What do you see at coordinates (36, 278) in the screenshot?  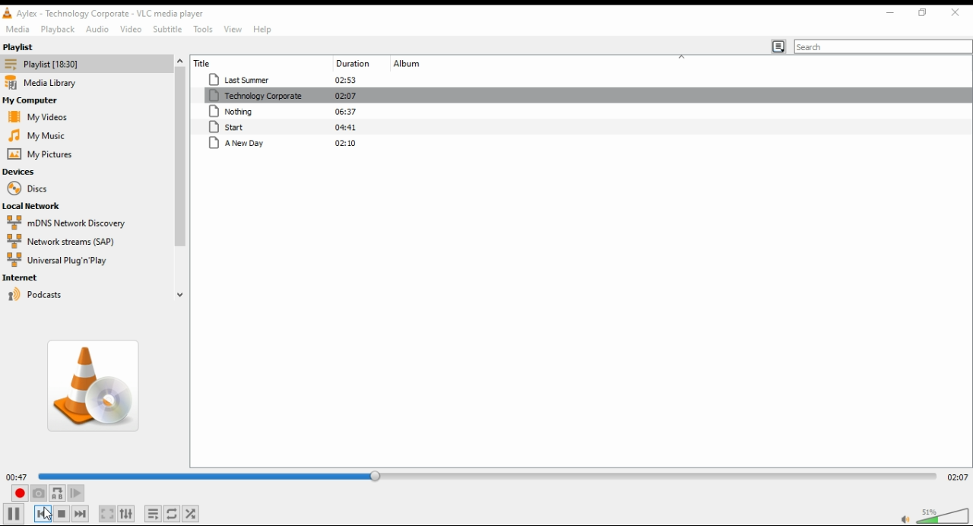 I see `internet` at bounding box center [36, 278].